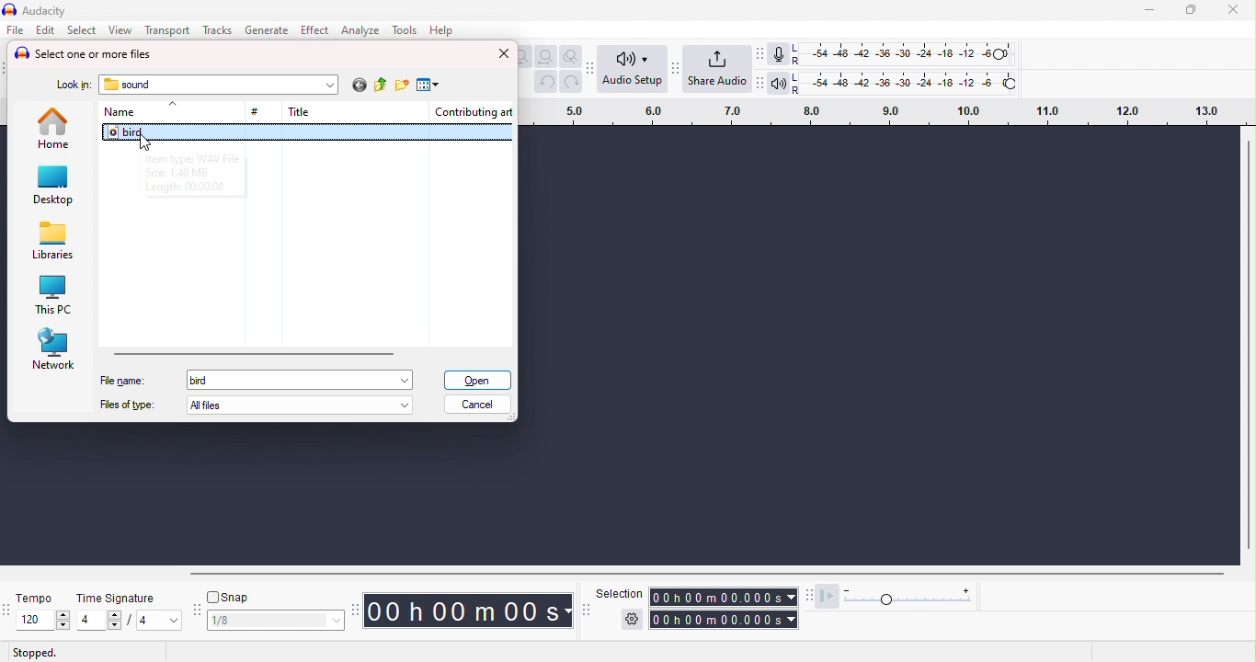  What do you see at coordinates (54, 348) in the screenshot?
I see `network` at bounding box center [54, 348].